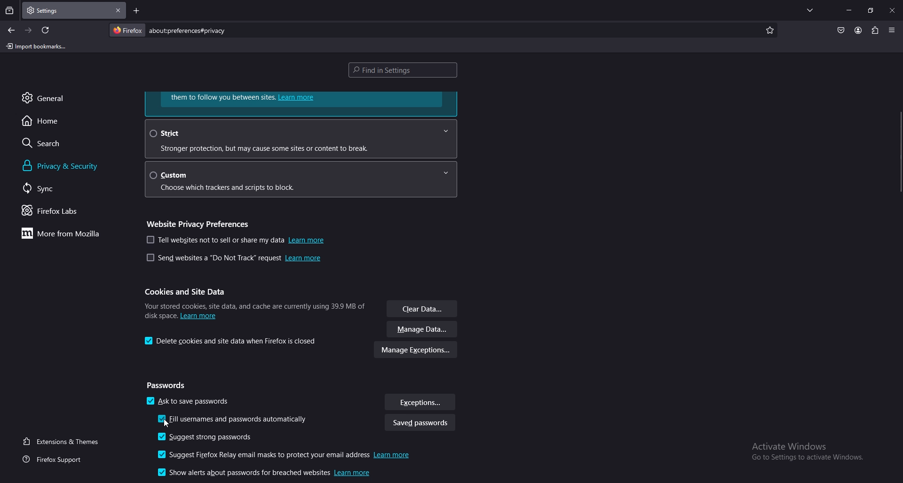 The image size is (903, 483). I want to click on import bookmarks, so click(36, 47).